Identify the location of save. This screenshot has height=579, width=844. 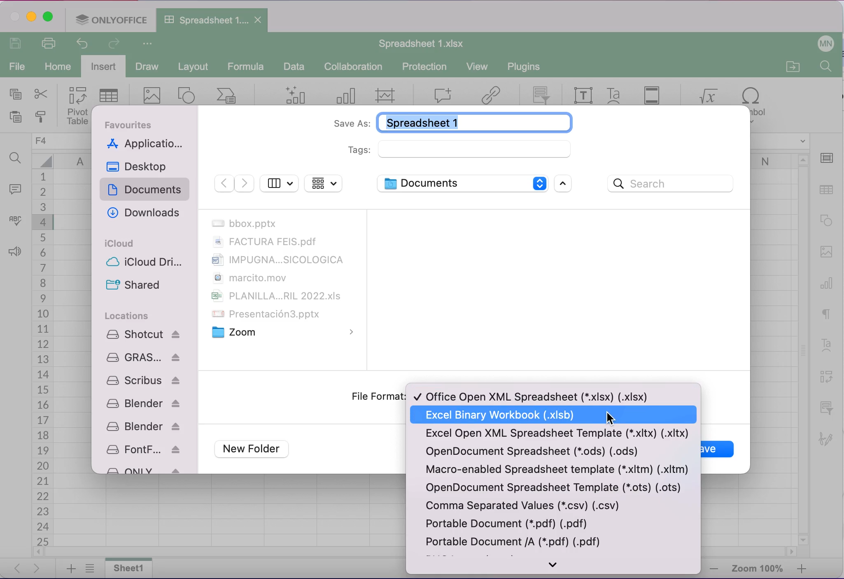
(709, 449).